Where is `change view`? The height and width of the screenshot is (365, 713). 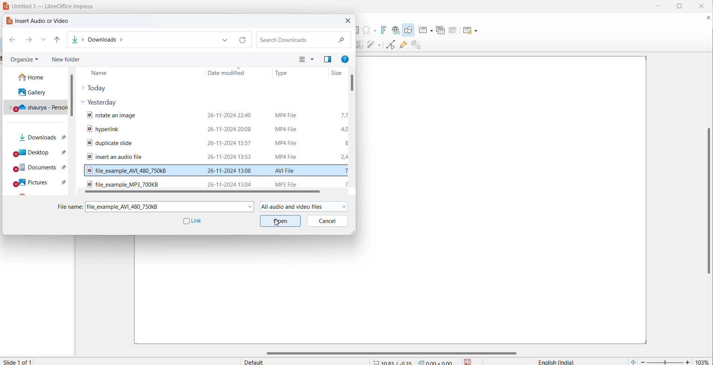
change view is located at coordinates (301, 60).